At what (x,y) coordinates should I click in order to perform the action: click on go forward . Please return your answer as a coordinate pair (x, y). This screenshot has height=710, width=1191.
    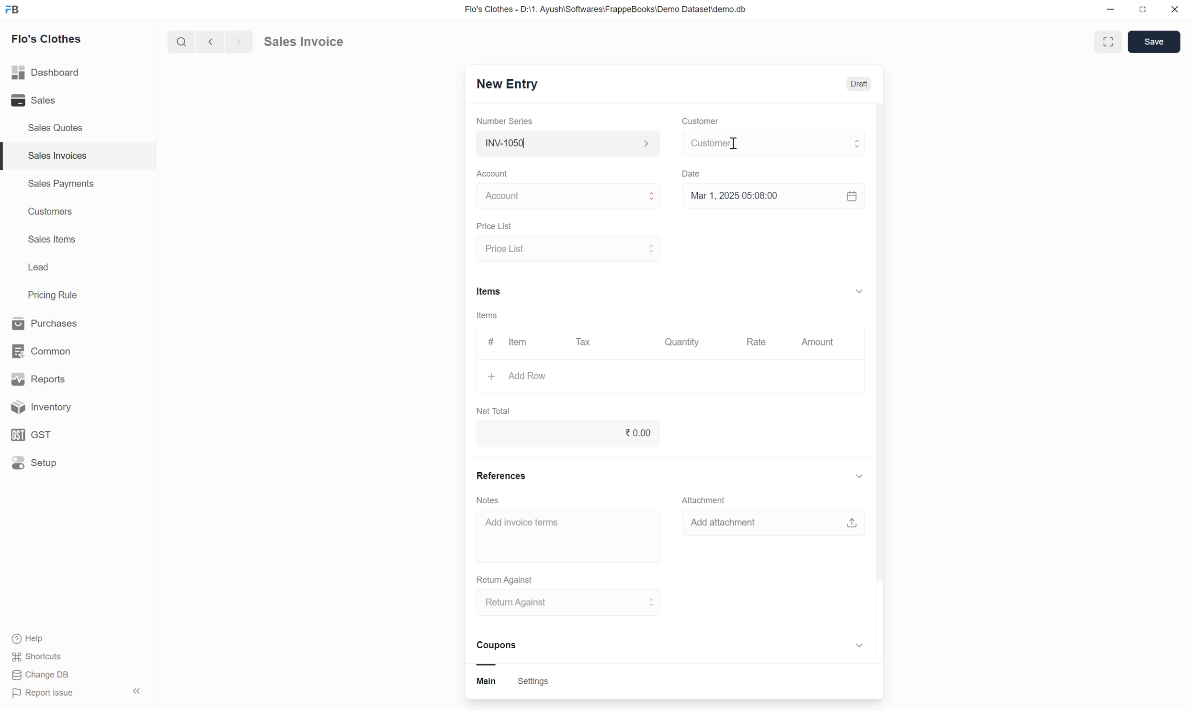
    Looking at the image, I should click on (236, 44).